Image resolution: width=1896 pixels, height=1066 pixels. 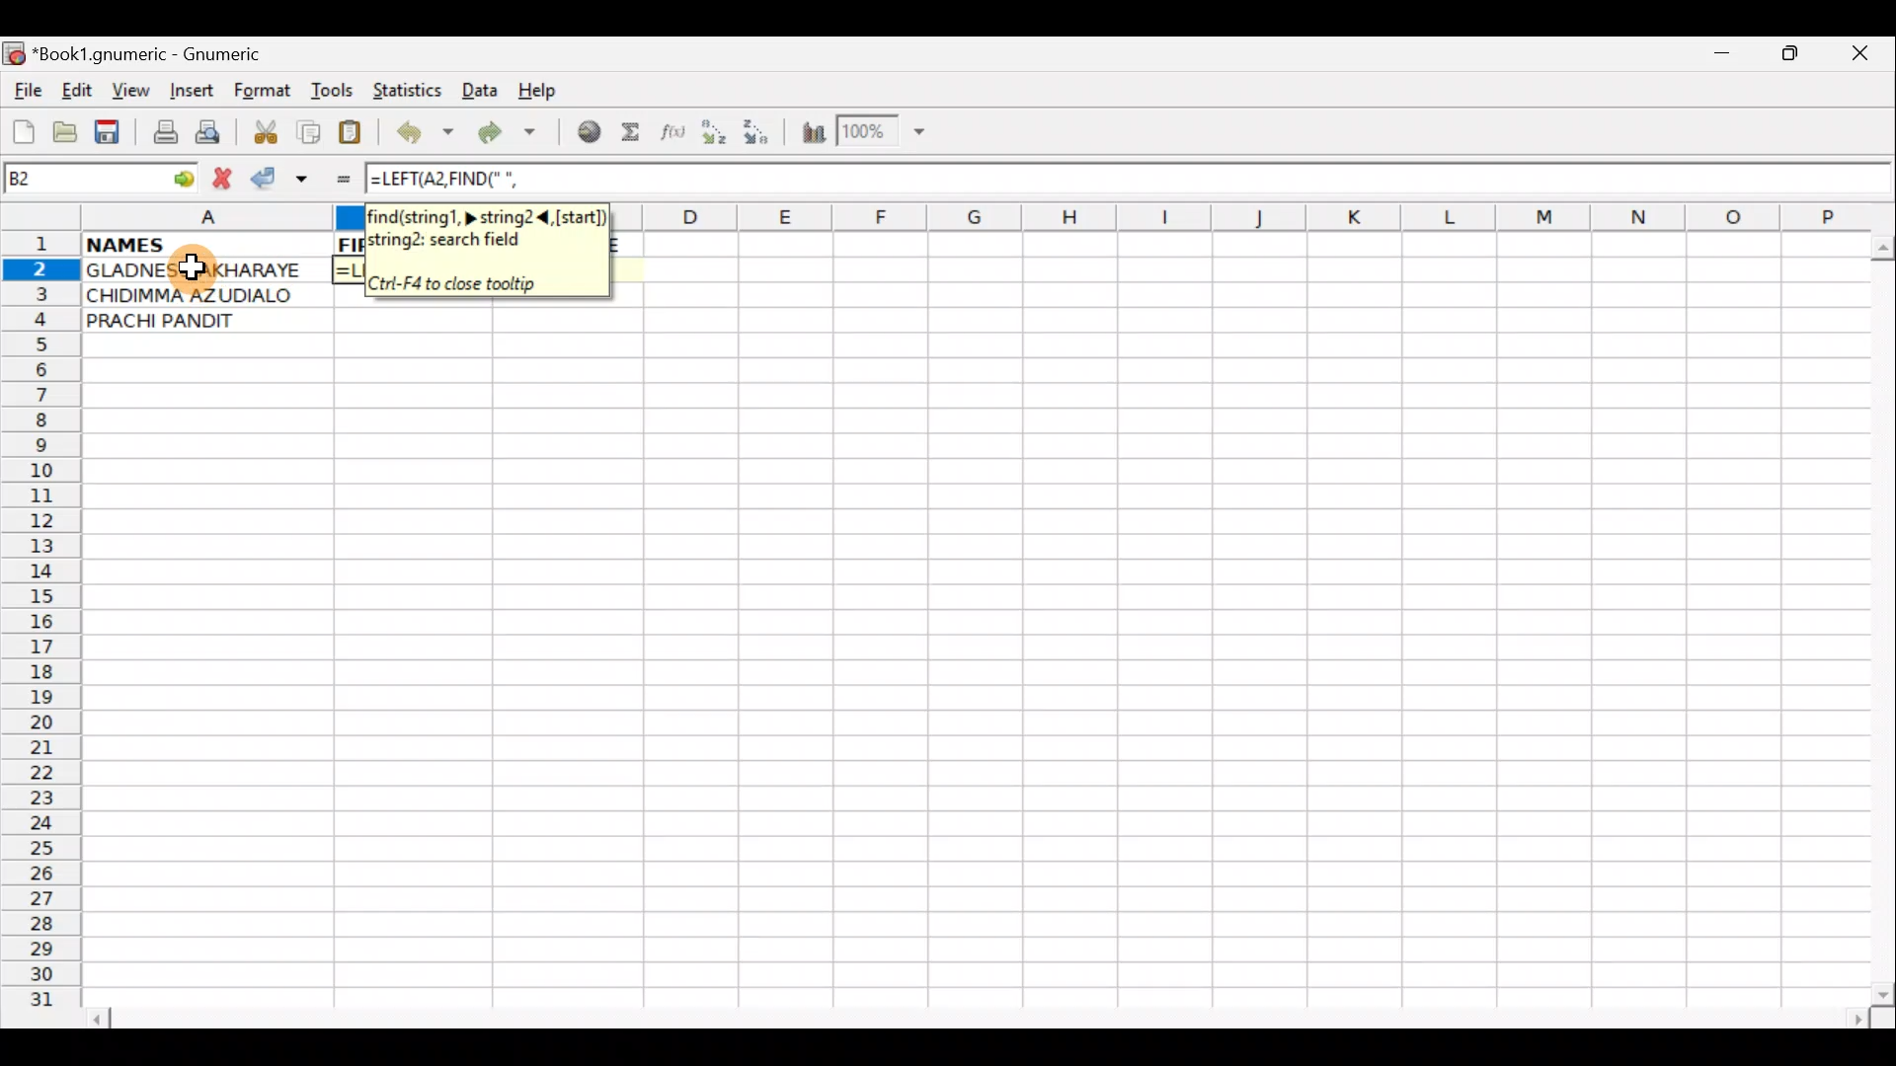 I want to click on Rows, so click(x=41, y=628).